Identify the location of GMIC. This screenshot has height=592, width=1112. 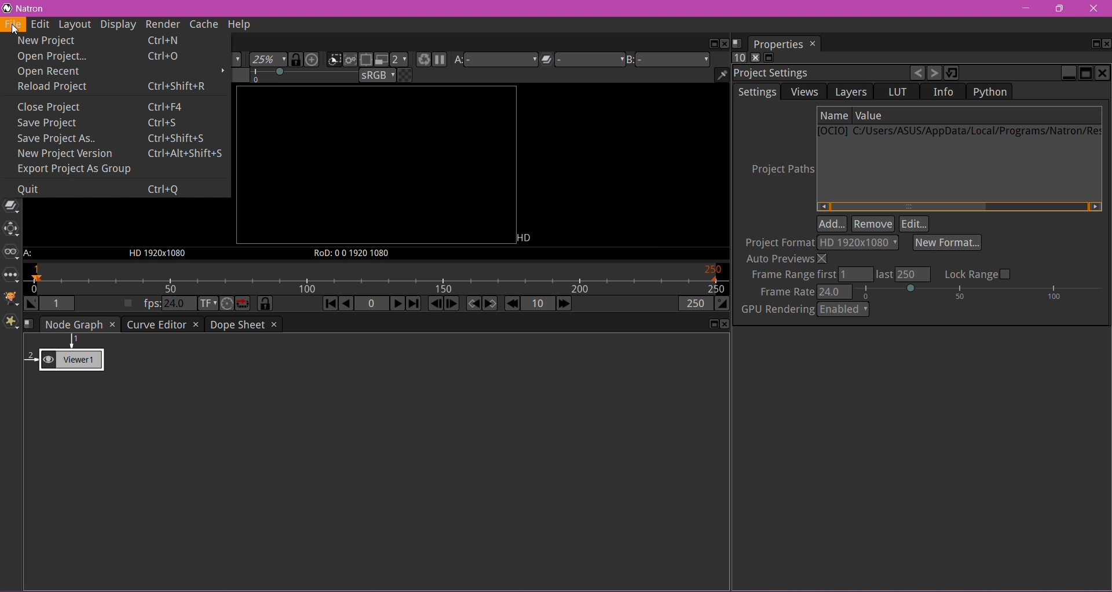
(11, 300).